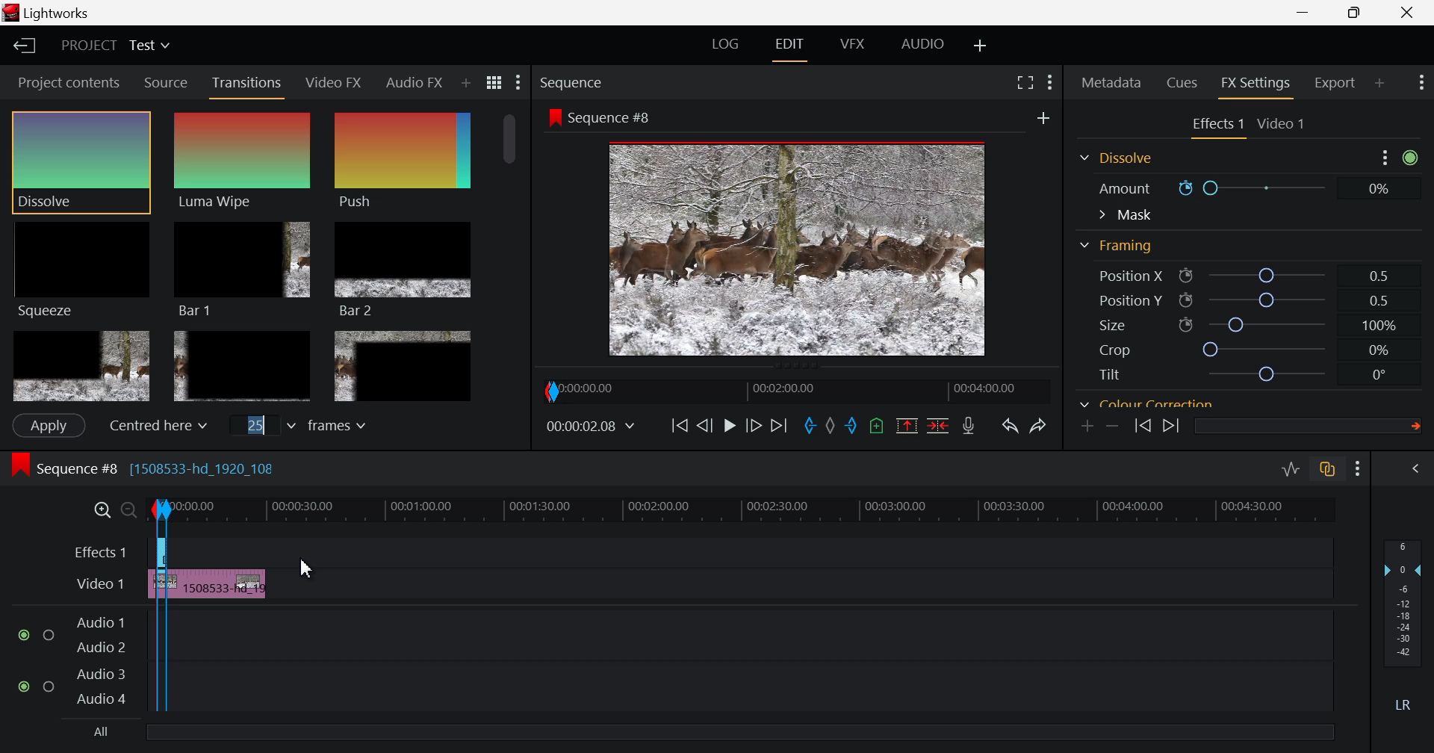 This screenshot has height=753, width=1434. I want to click on Show Settings, so click(1420, 83).